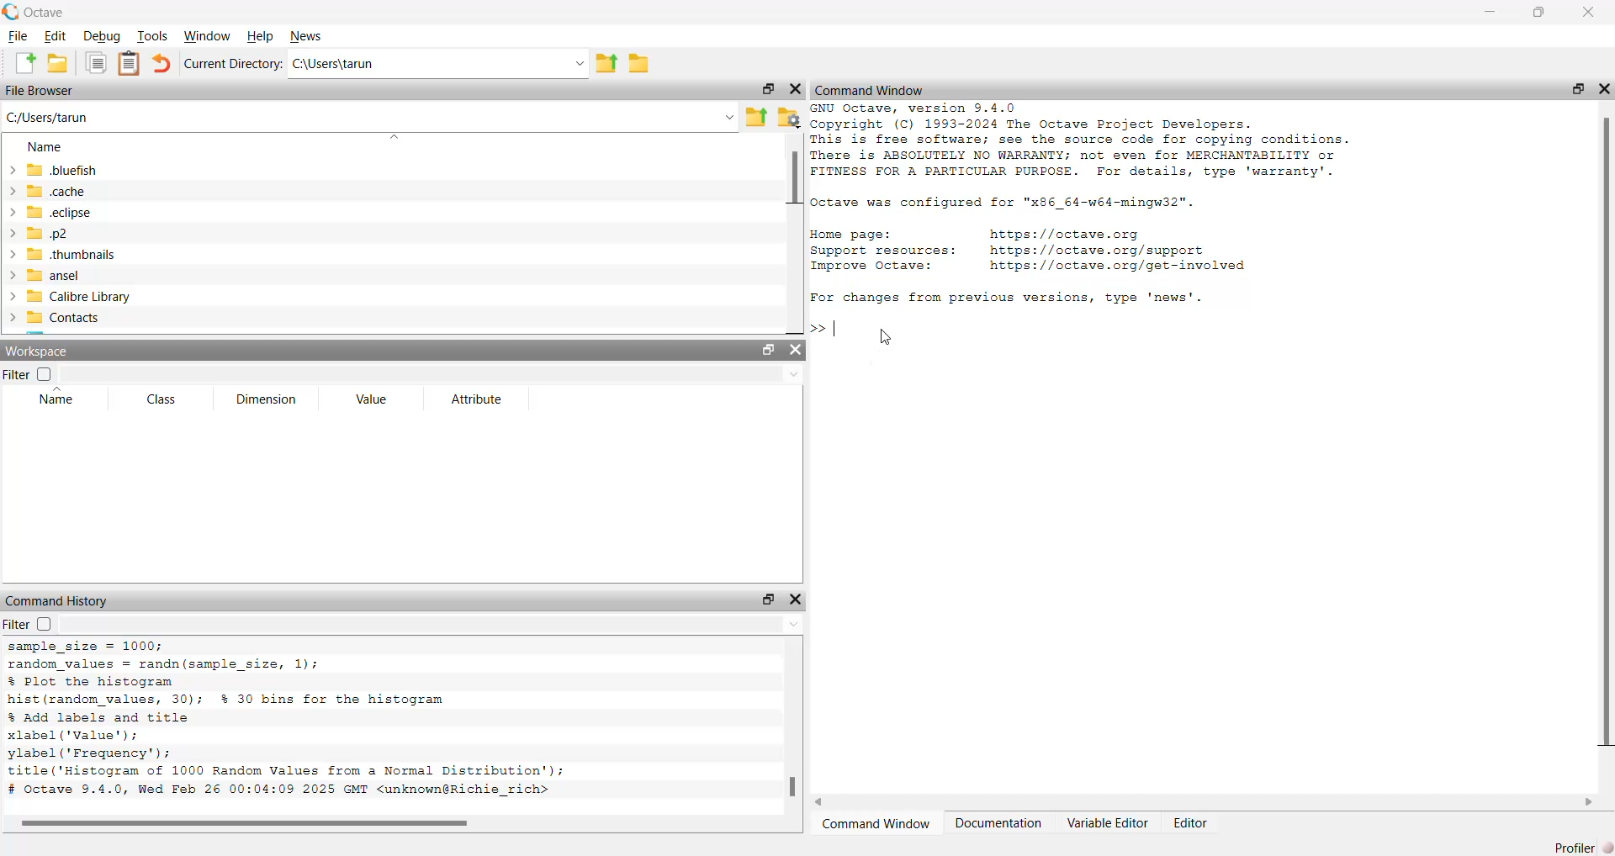 The height and width of the screenshot is (856, 1615). What do you see at coordinates (335, 65) in the screenshot?
I see `C:\Users\tarun` at bounding box center [335, 65].